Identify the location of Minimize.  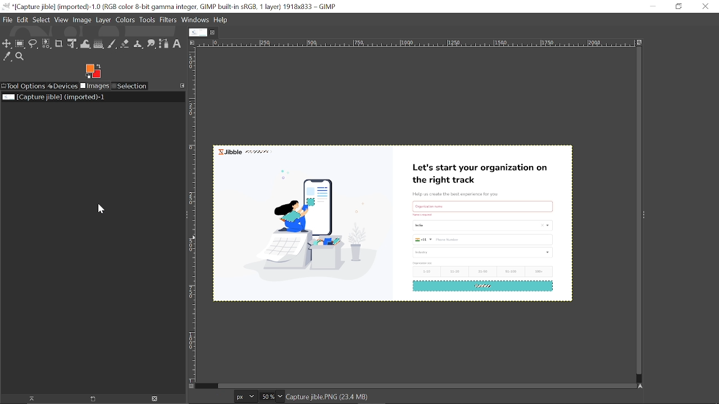
(650, 6).